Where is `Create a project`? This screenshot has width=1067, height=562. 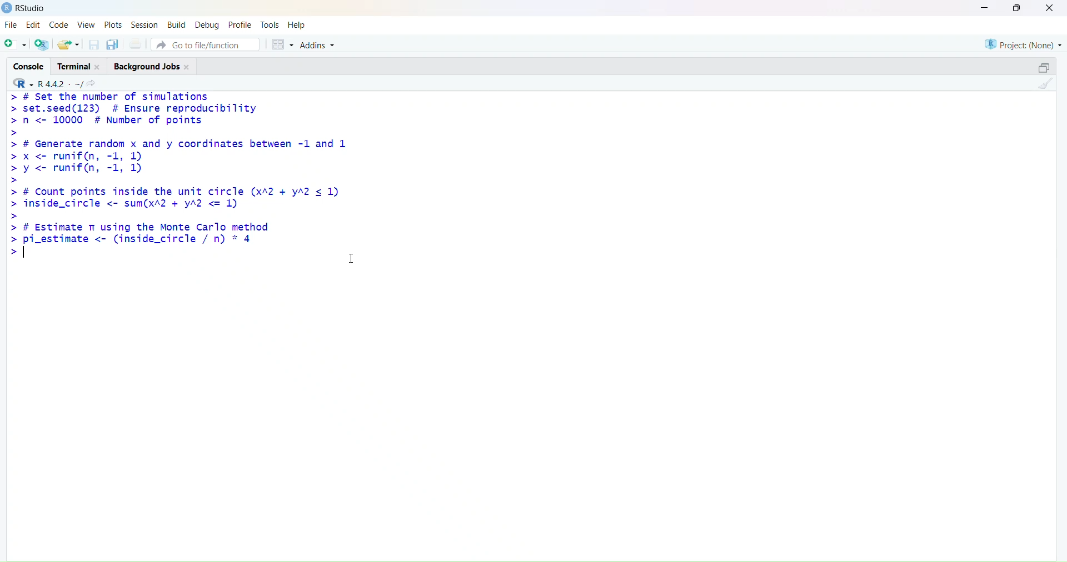
Create a project is located at coordinates (44, 43).